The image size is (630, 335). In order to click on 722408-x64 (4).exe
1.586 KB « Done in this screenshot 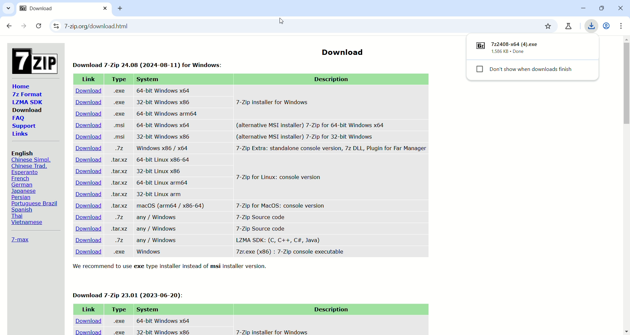, I will do `click(518, 48)`.